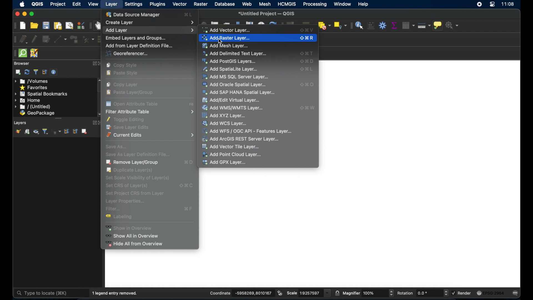 This screenshot has width=533, height=300. Describe the element at coordinates (228, 30) in the screenshot. I see `add vector layer` at that location.